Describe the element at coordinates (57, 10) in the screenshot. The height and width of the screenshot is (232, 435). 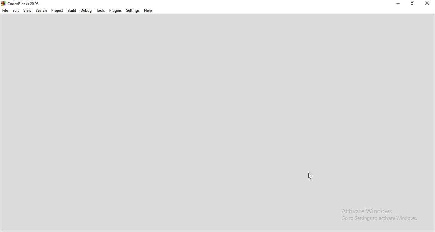
I see `Project ` at that location.